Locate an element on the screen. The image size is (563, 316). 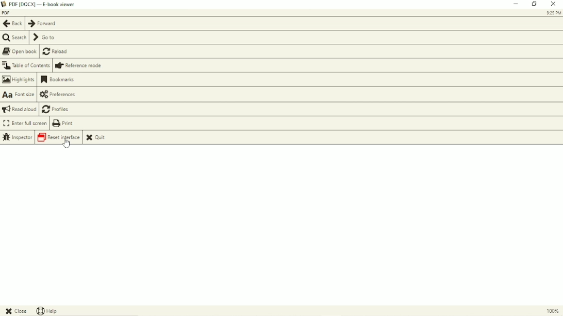
Forward is located at coordinates (42, 24).